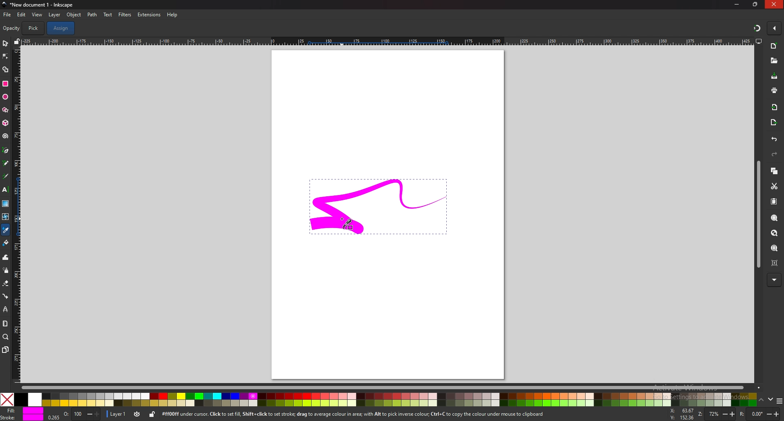 This screenshot has width=784, height=421. Describe the element at coordinates (81, 414) in the screenshot. I see `opacity` at that location.